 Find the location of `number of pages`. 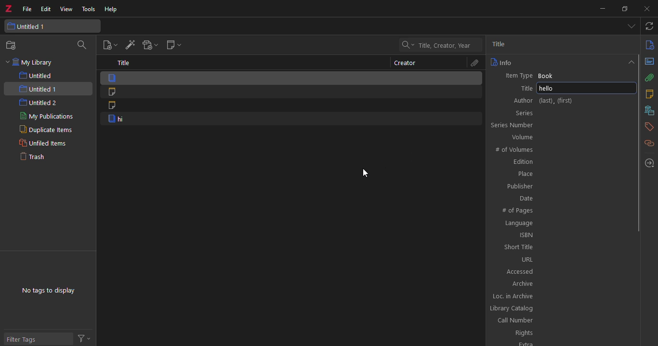

number of pages is located at coordinates (562, 210).